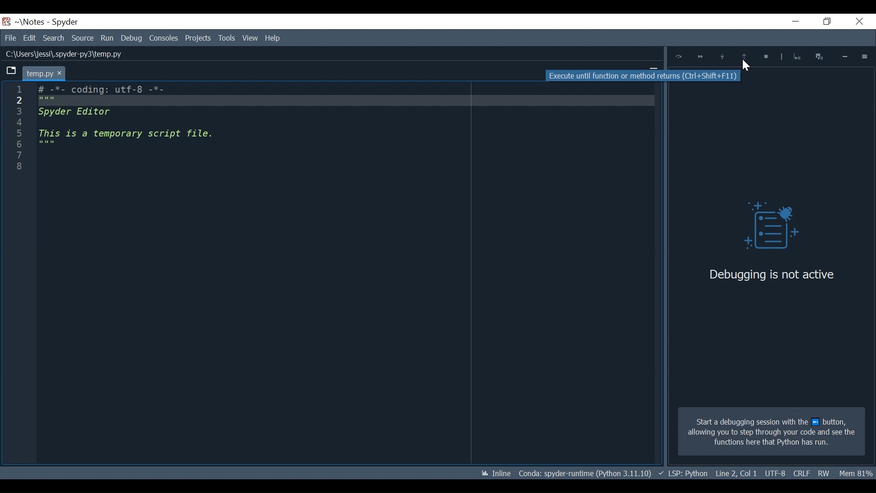  I want to click on Continue ExecutionUntil next breakpoint, so click(700, 58).